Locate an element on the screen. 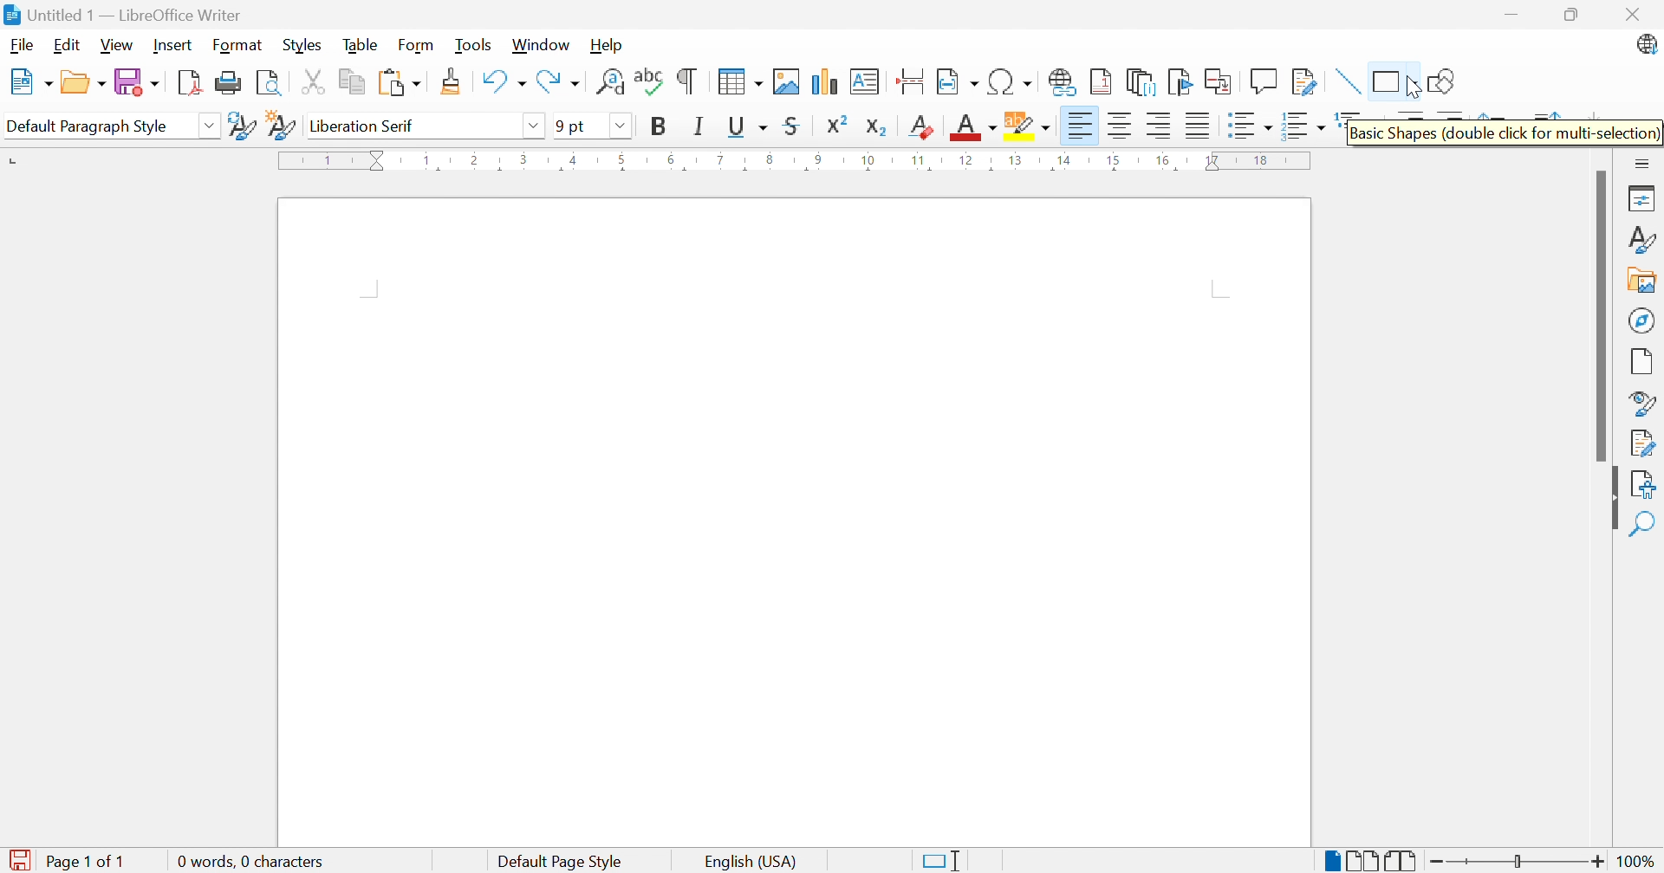 The height and width of the screenshot is (873, 1664). Standard selection. Click to change selection mode. is located at coordinates (941, 861).